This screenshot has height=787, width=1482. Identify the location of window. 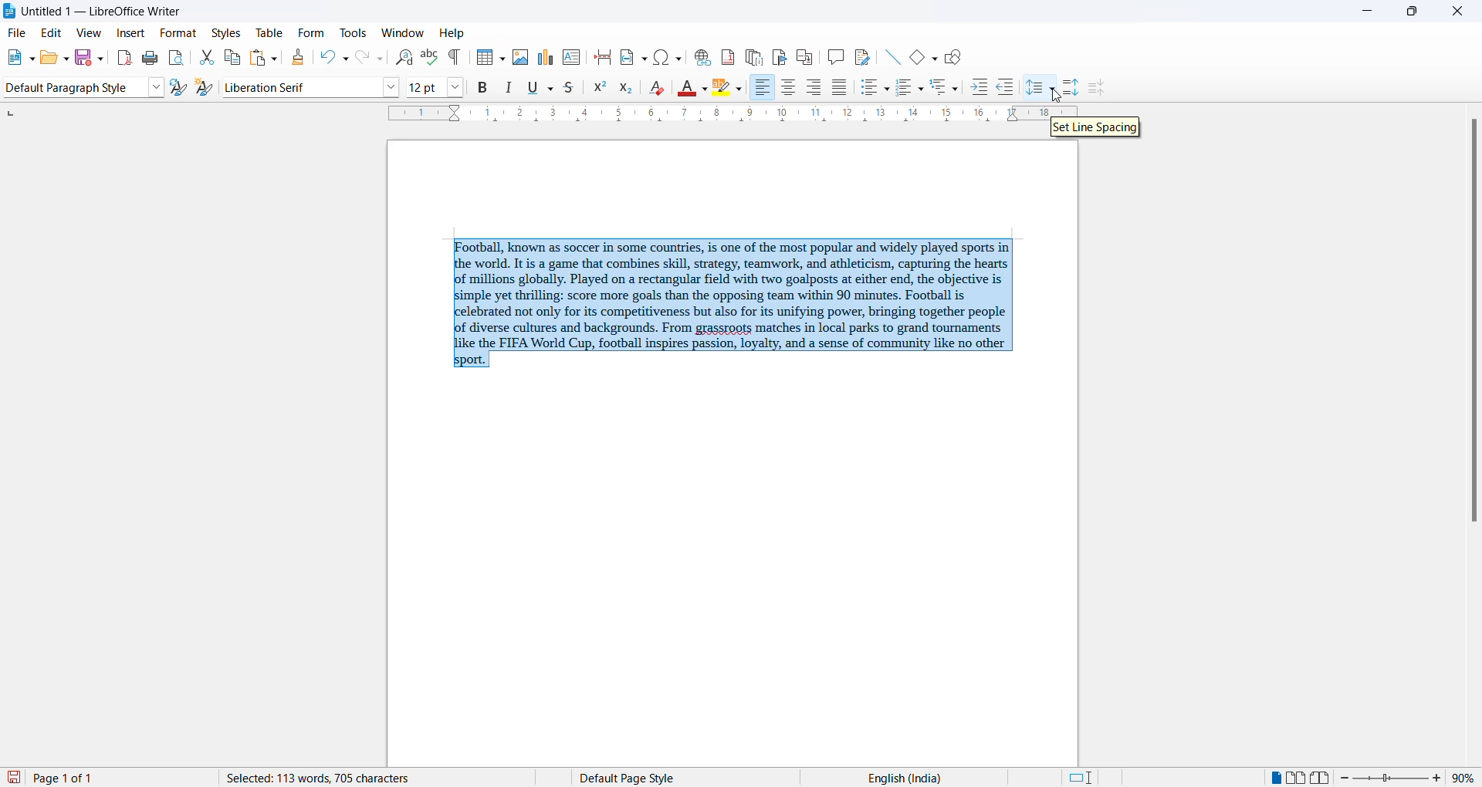
(400, 32).